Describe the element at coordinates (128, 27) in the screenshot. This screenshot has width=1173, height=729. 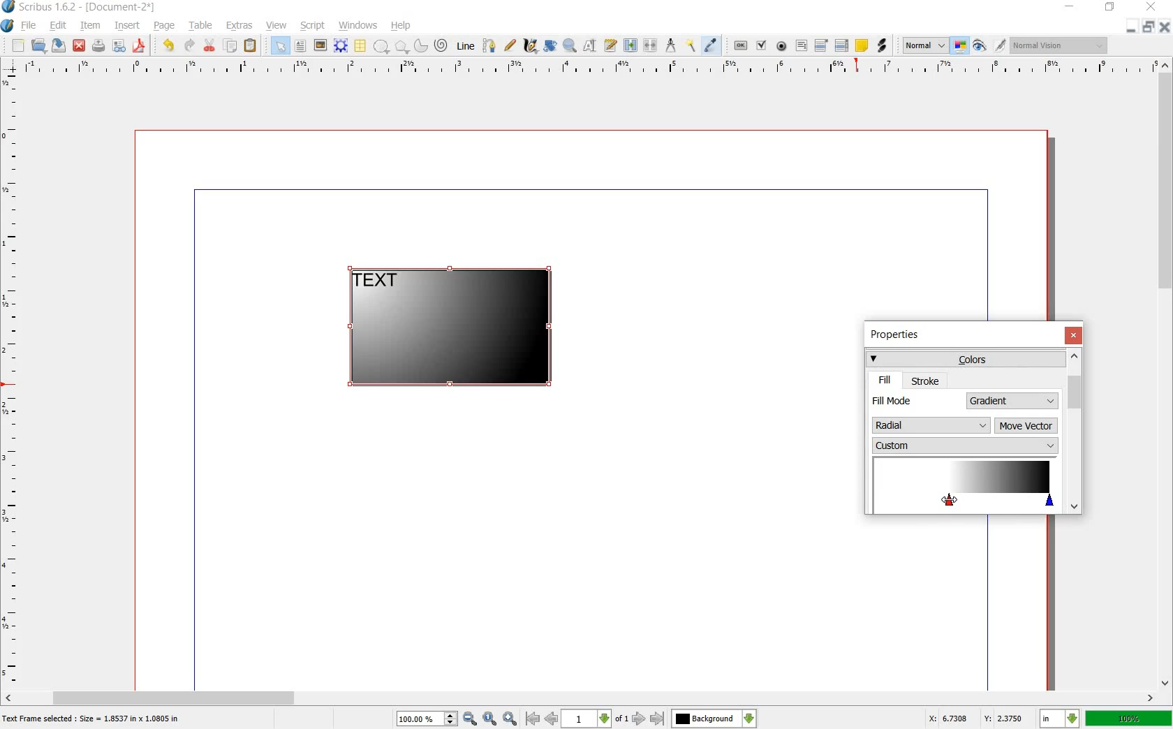
I see `insert` at that location.